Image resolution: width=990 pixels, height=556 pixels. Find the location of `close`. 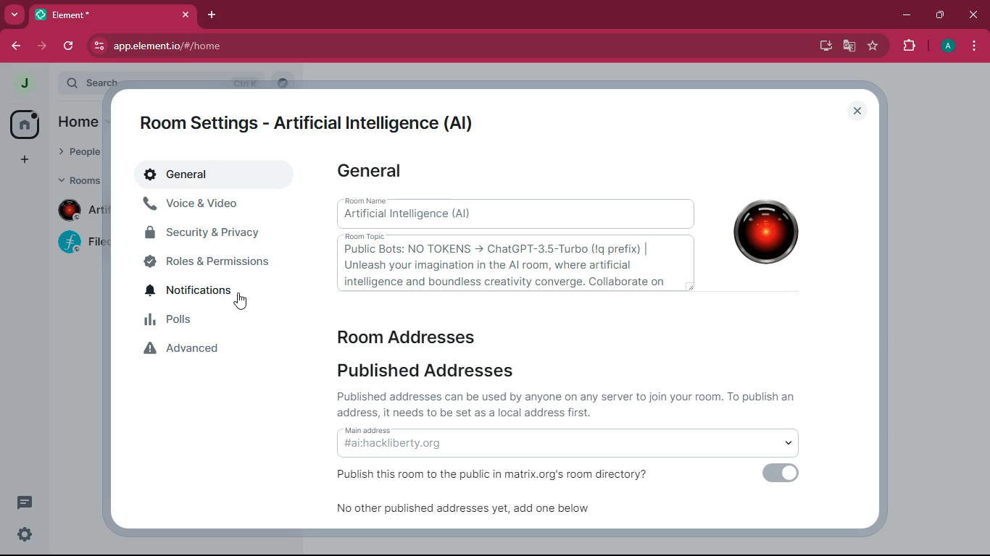

close is located at coordinates (973, 15).